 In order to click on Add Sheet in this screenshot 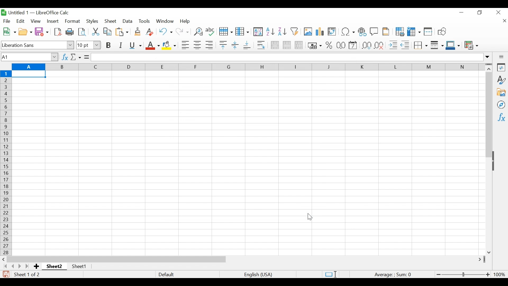, I will do `click(37, 266)`.